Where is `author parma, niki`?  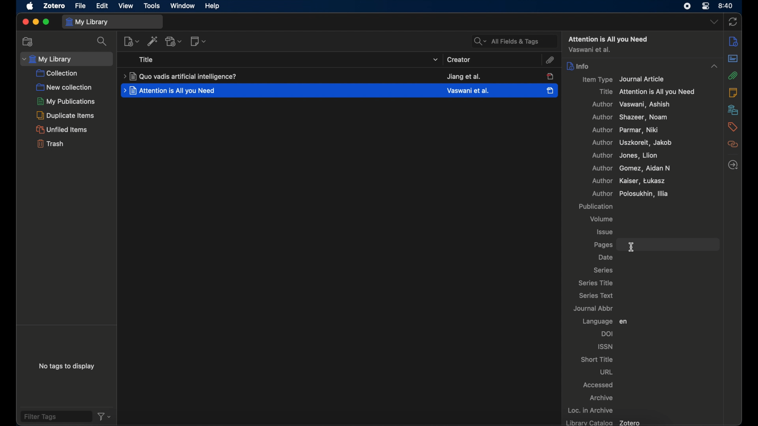
author parma, niki is located at coordinates (629, 130).